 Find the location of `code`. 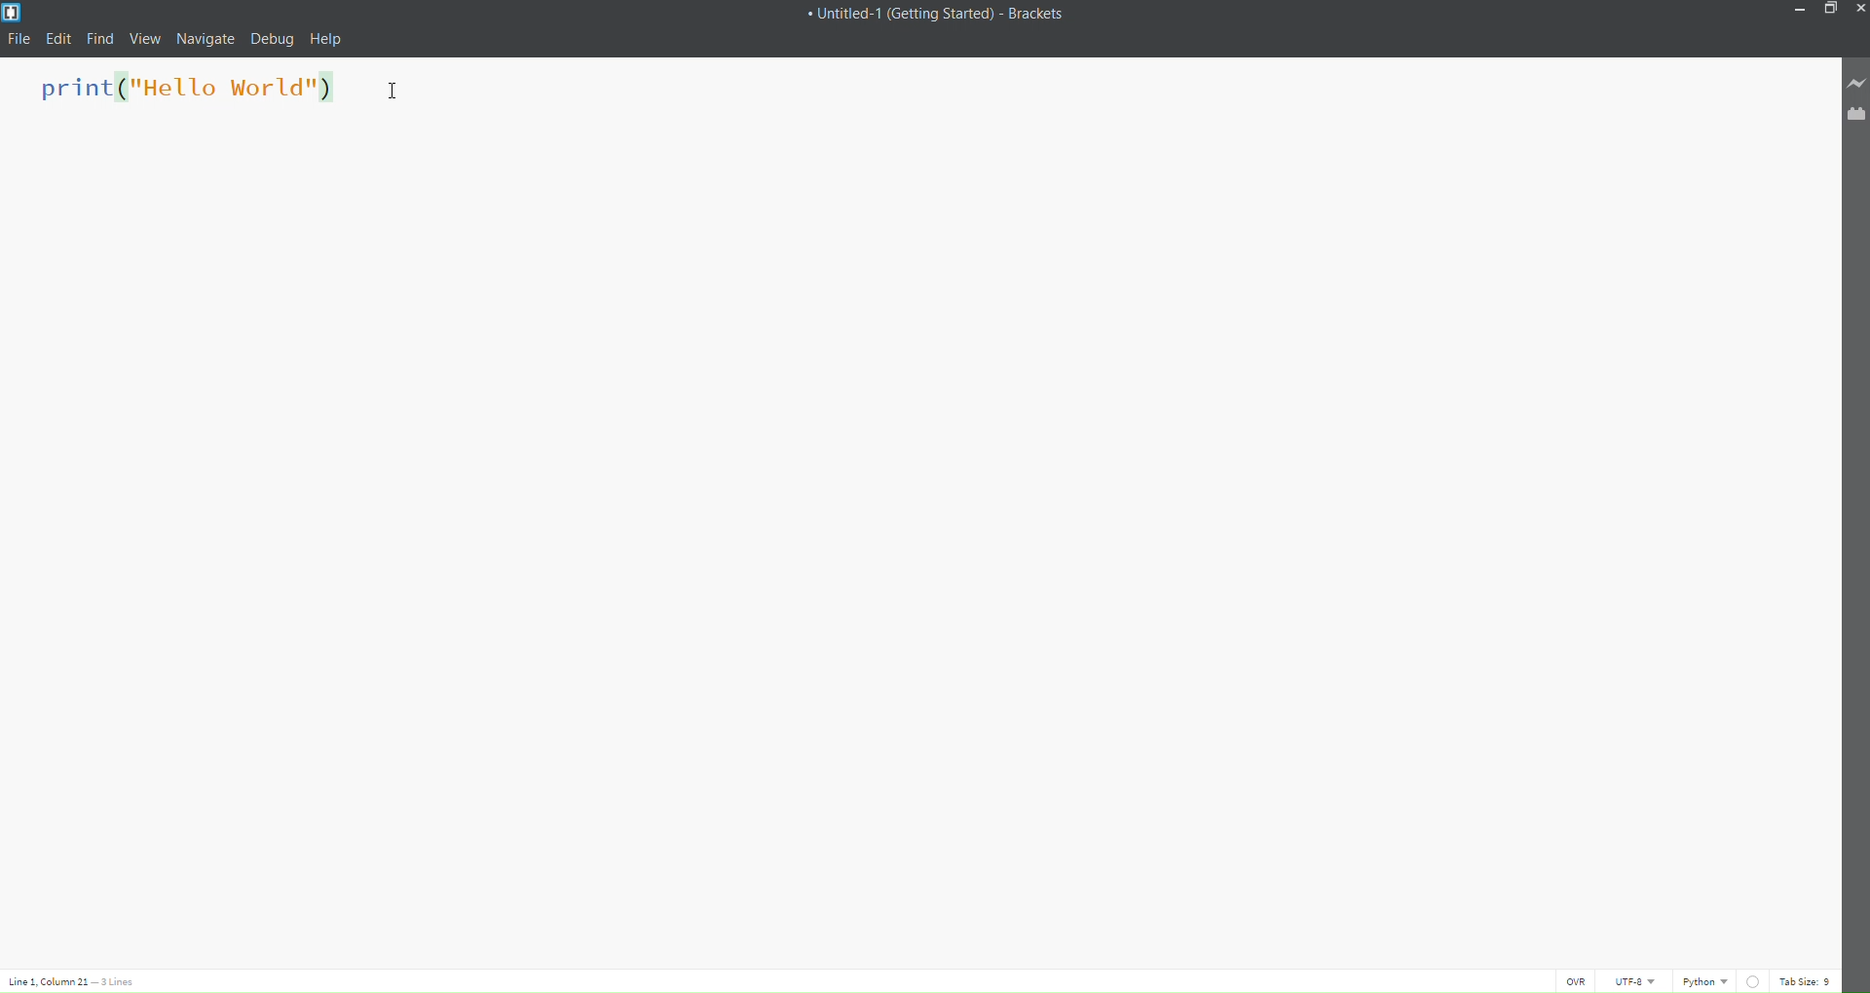

code is located at coordinates (192, 92).